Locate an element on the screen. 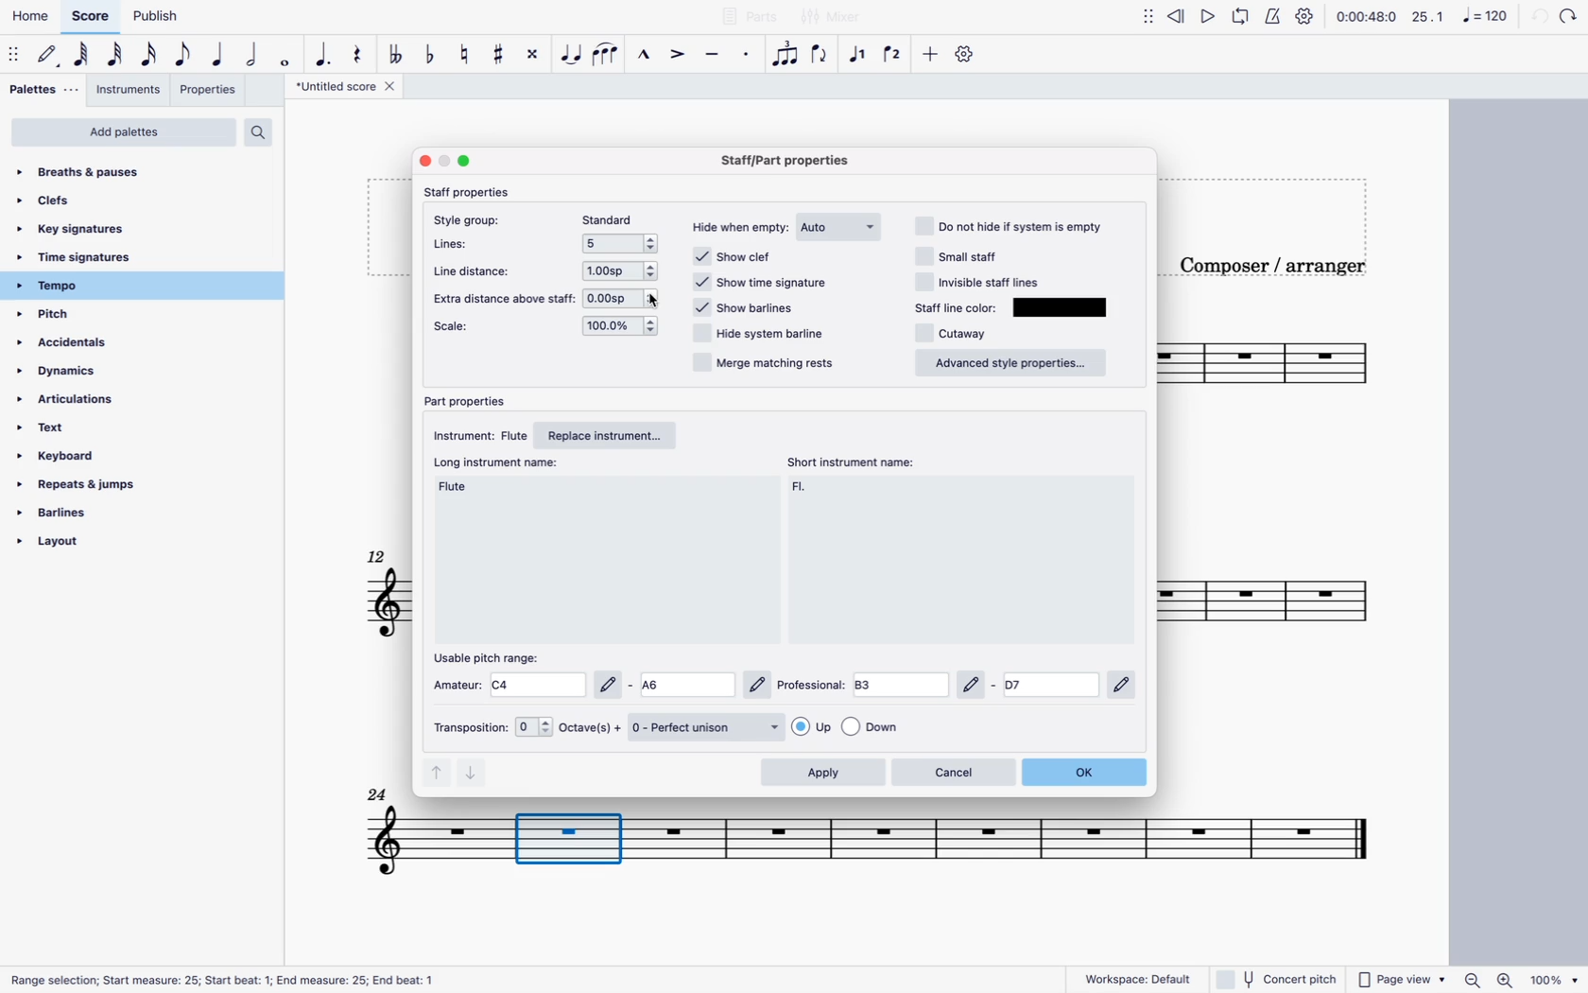  perfect unison is located at coordinates (708, 726).